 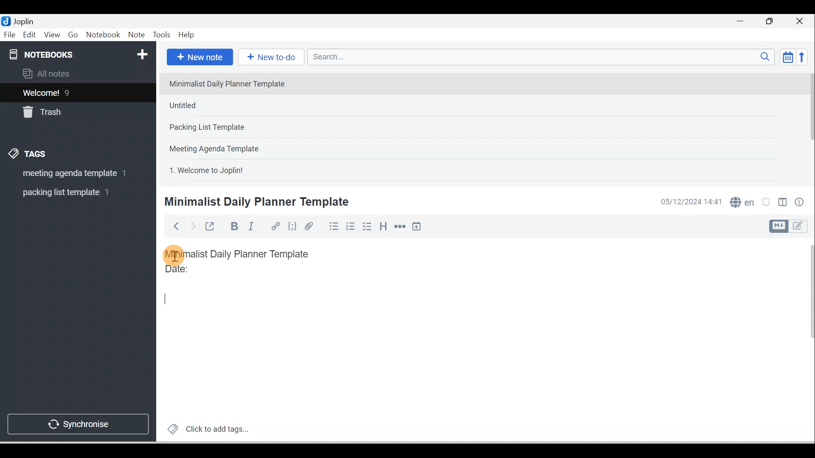 What do you see at coordinates (72, 193) in the screenshot?
I see `Tag 2` at bounding box center [72, 193].